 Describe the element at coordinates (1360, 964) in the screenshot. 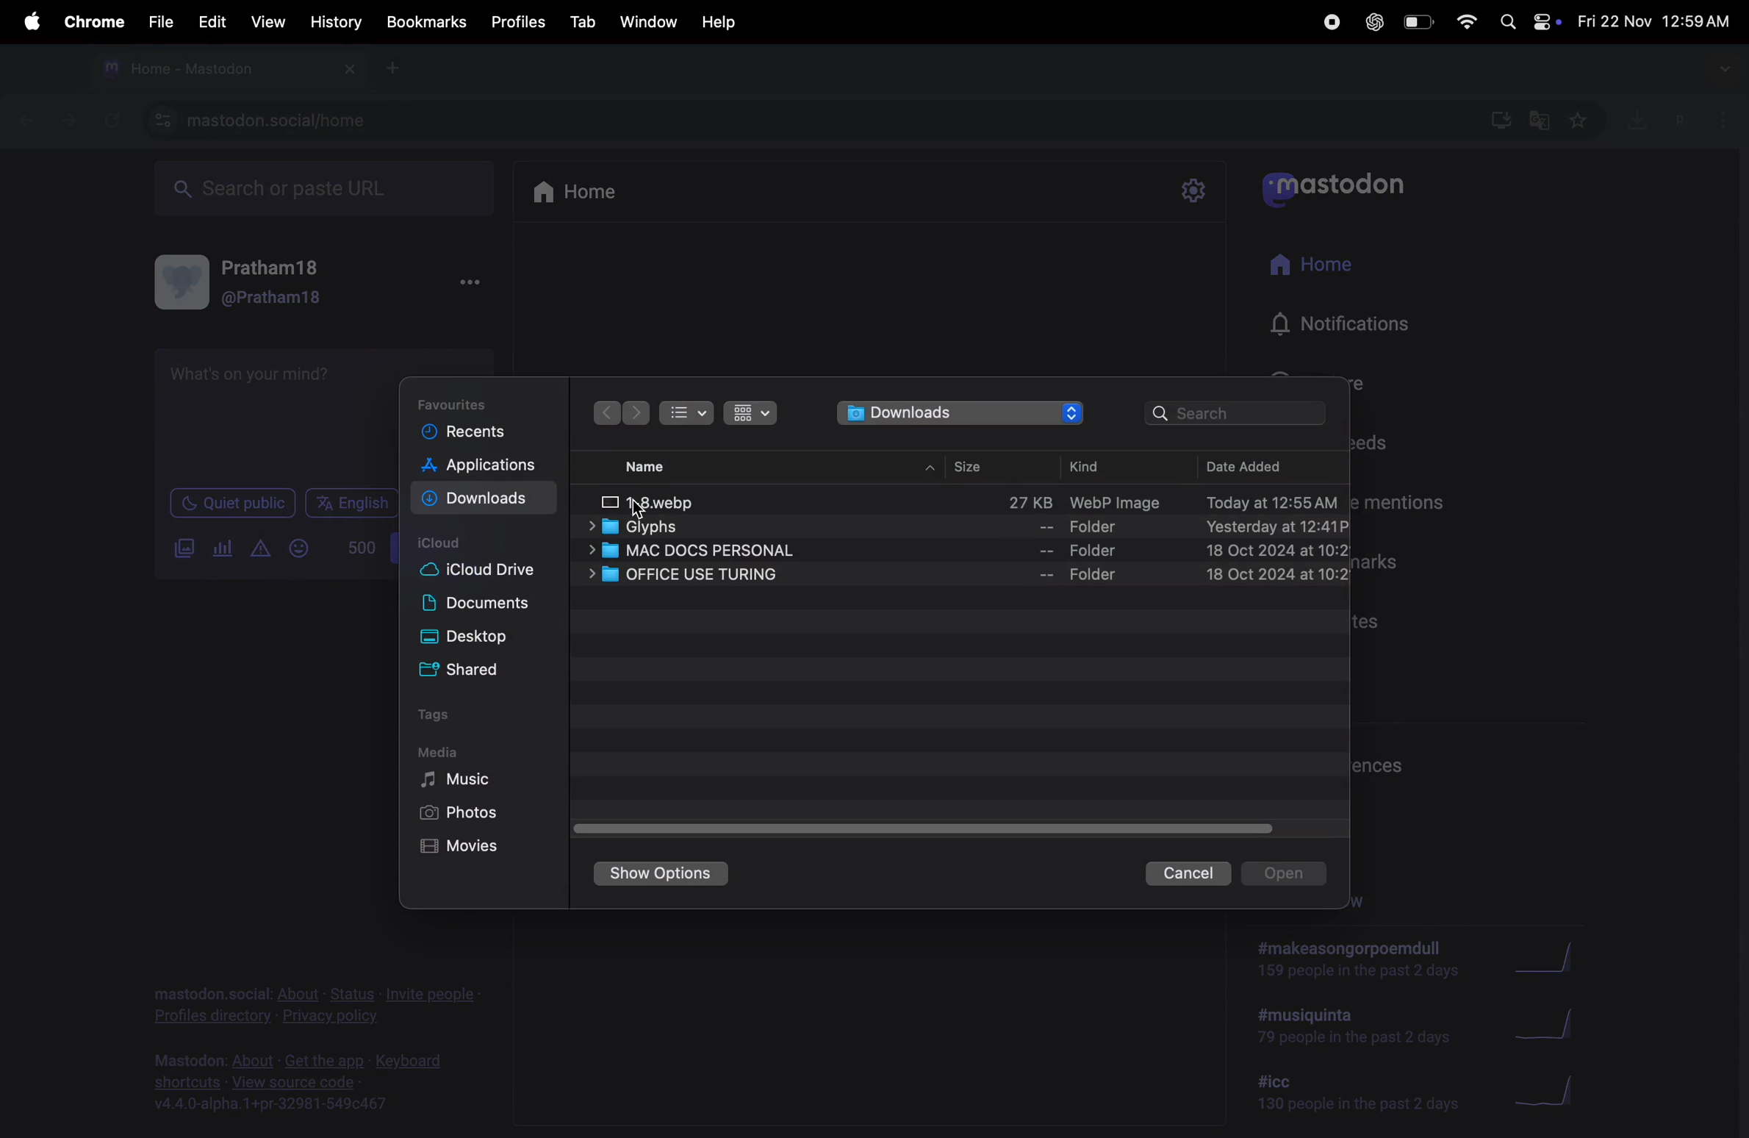

I see `trending now` at that location.